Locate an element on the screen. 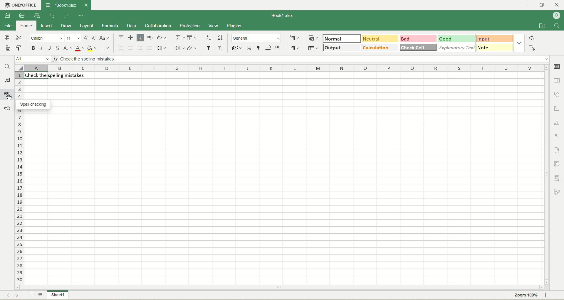 The width and height of the screenshot is (564, 300). subscript is located at coordinates (68, 49).